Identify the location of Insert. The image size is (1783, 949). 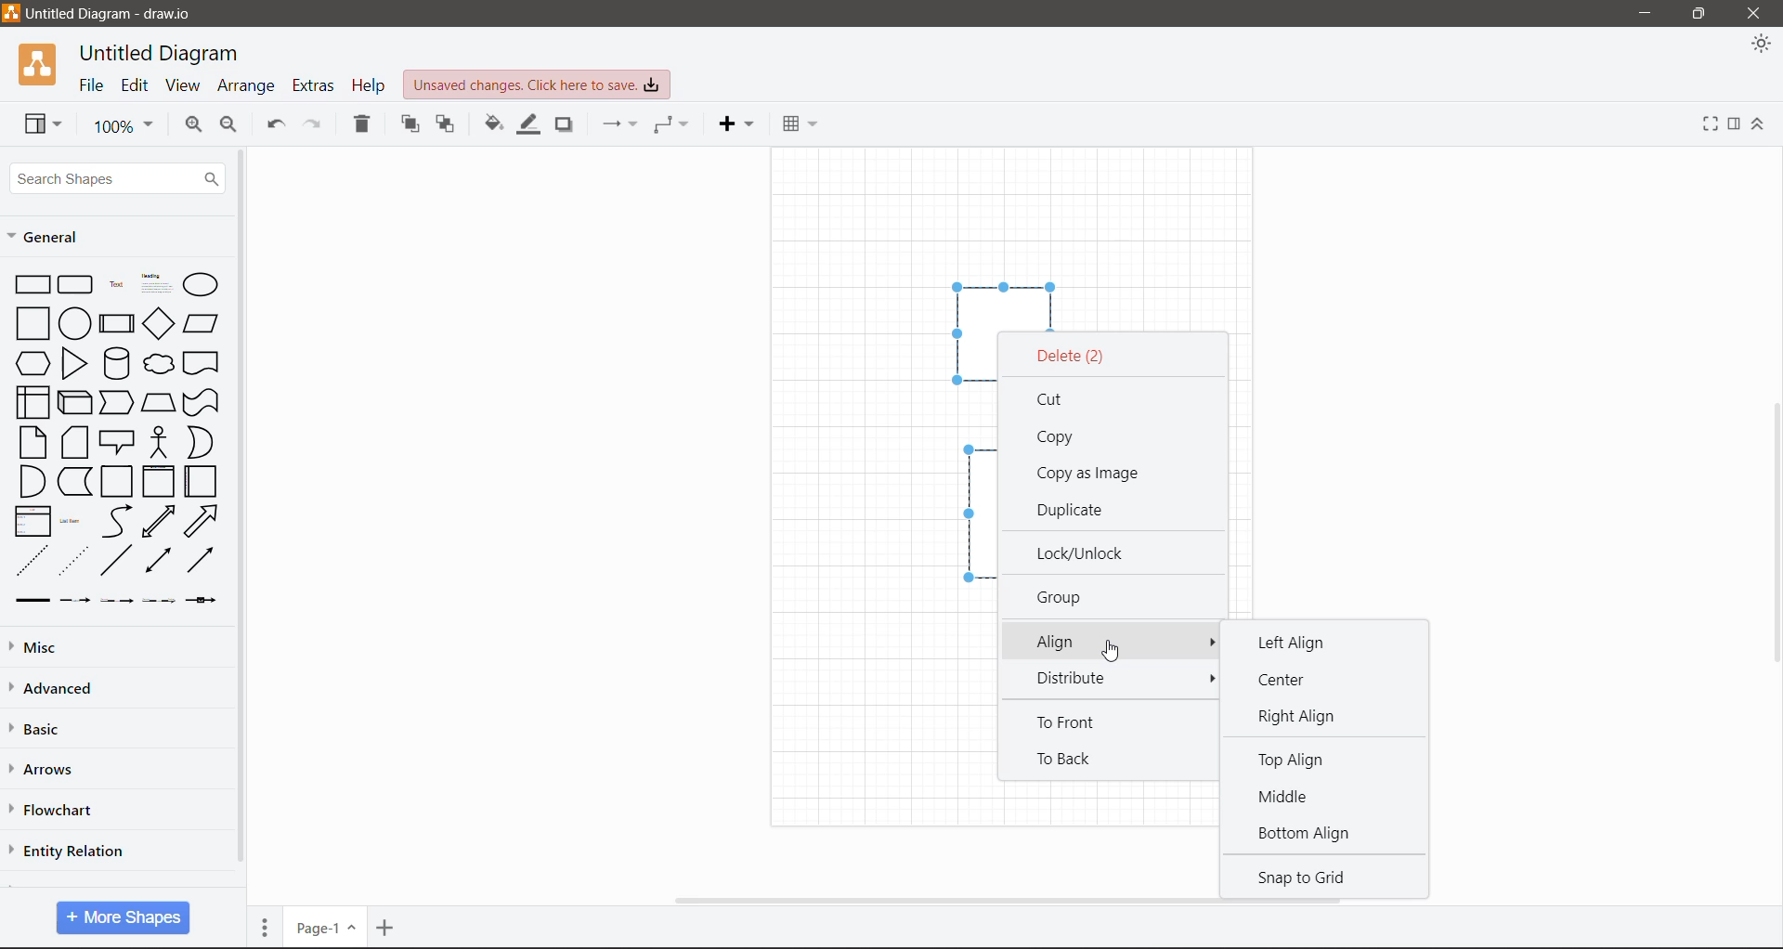
(735, 124).